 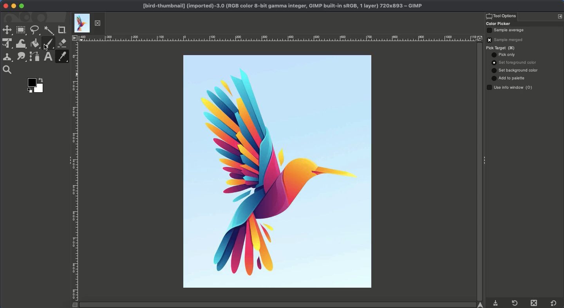 What do you see at coordinates (514, 303) in the screenshot?
I see `Refresh` at bounding box center [514, 303].